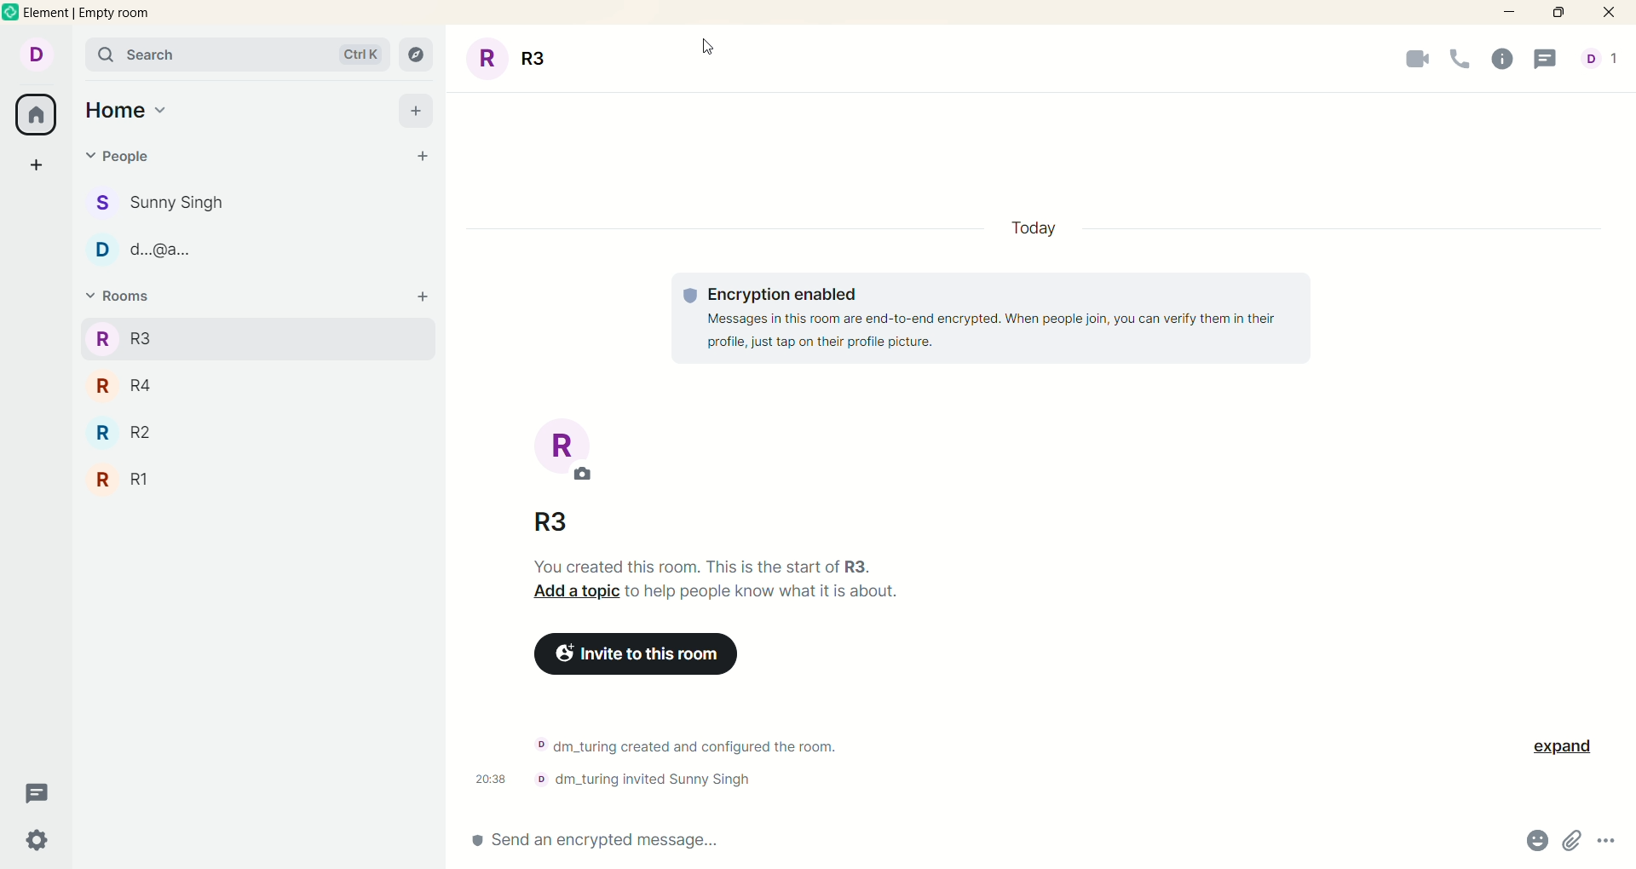 The height and width of the screenshot is (869, 1636). What do you see at coordinates (423, 301) in the screenshot?
I see `add` at bounding box center [423, 301].